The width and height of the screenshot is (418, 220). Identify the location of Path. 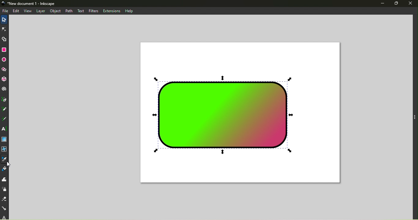
(70, 11).